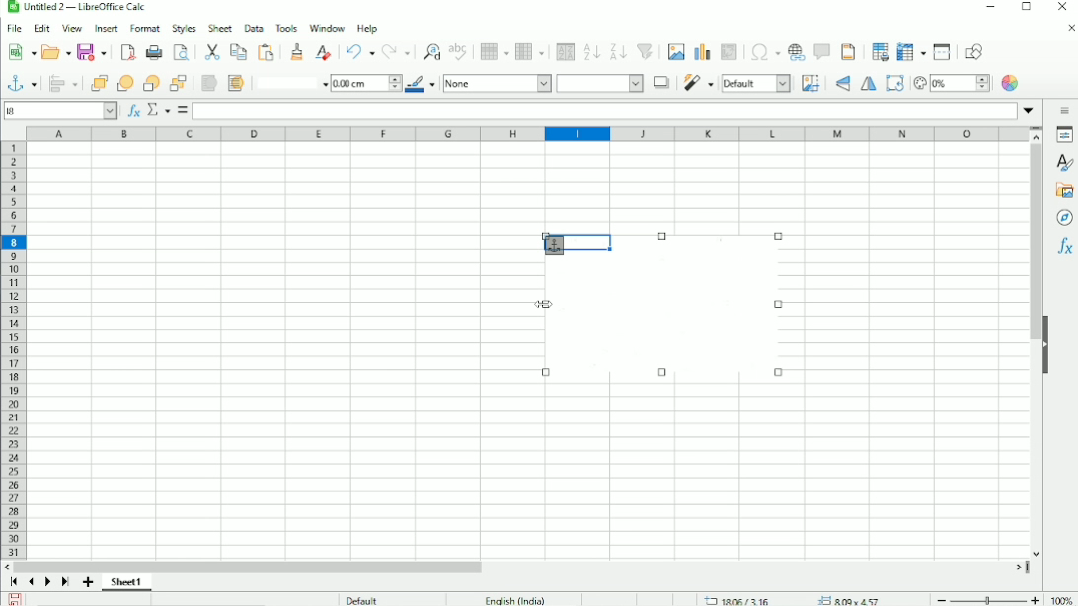 This screenshot has width=1078, height=606. What do you see at coordinates (869, 85) in the screenshot?
I see `Flip horizontally` at bounding box center [869, 85].